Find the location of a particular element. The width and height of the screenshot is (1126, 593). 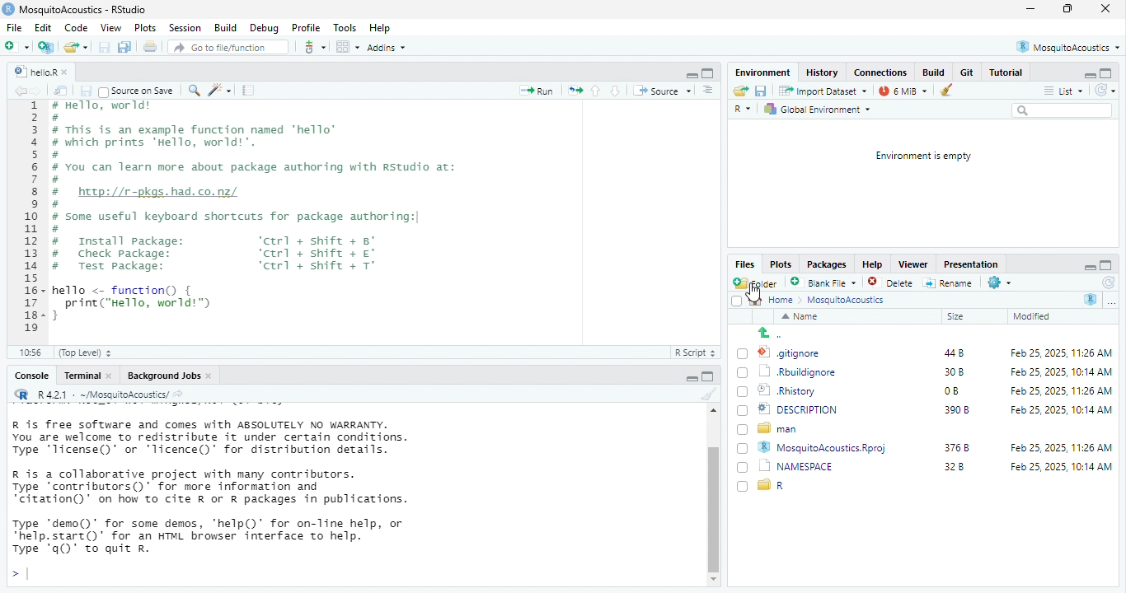

blank file is located at coordinates (823, 282).